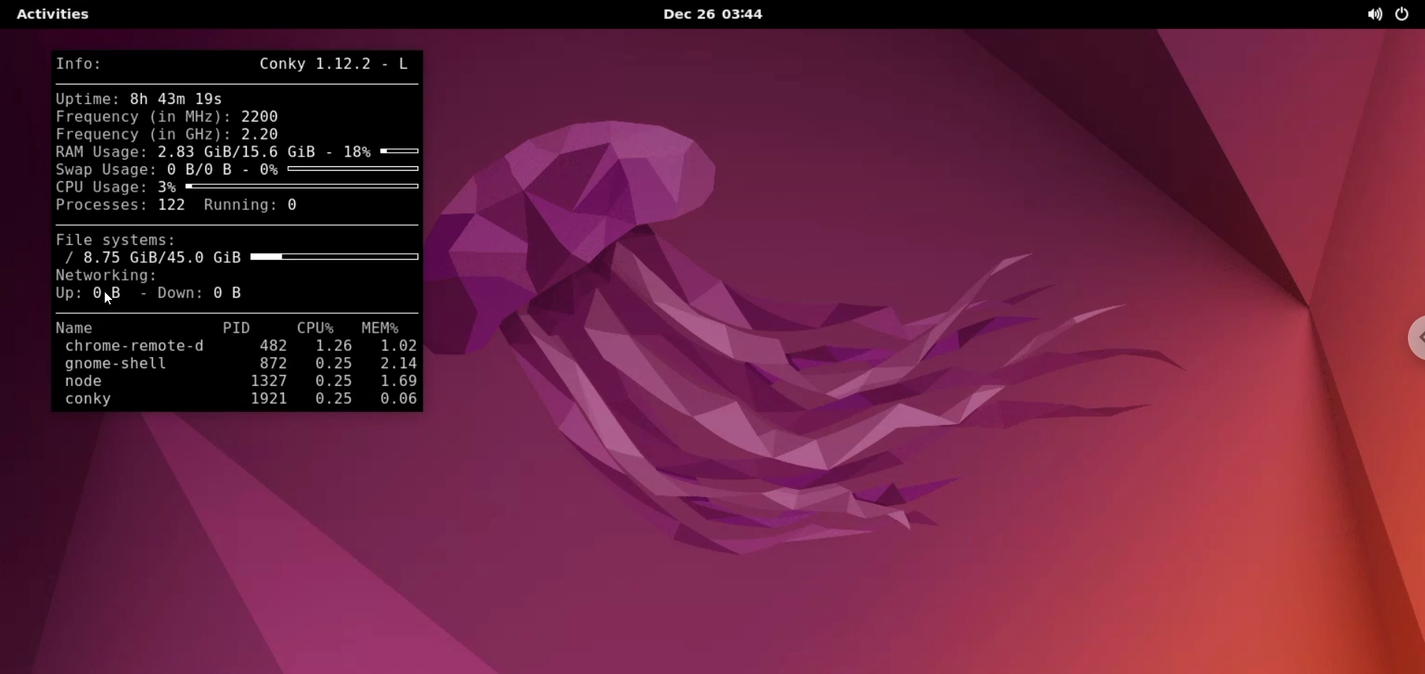  Describe the element at coordinates (99, 152) in the screenshot. I see `RAM usage:` at that location.